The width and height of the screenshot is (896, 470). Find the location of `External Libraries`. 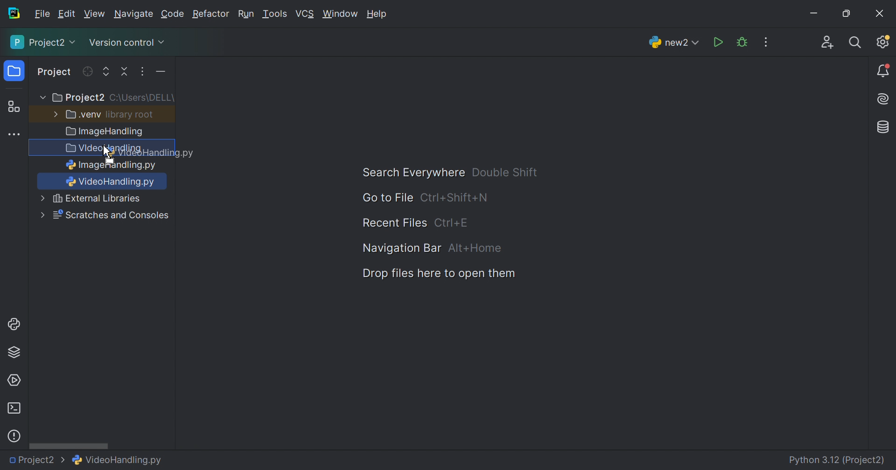

External Libraries is located at coordinates (98, 199).